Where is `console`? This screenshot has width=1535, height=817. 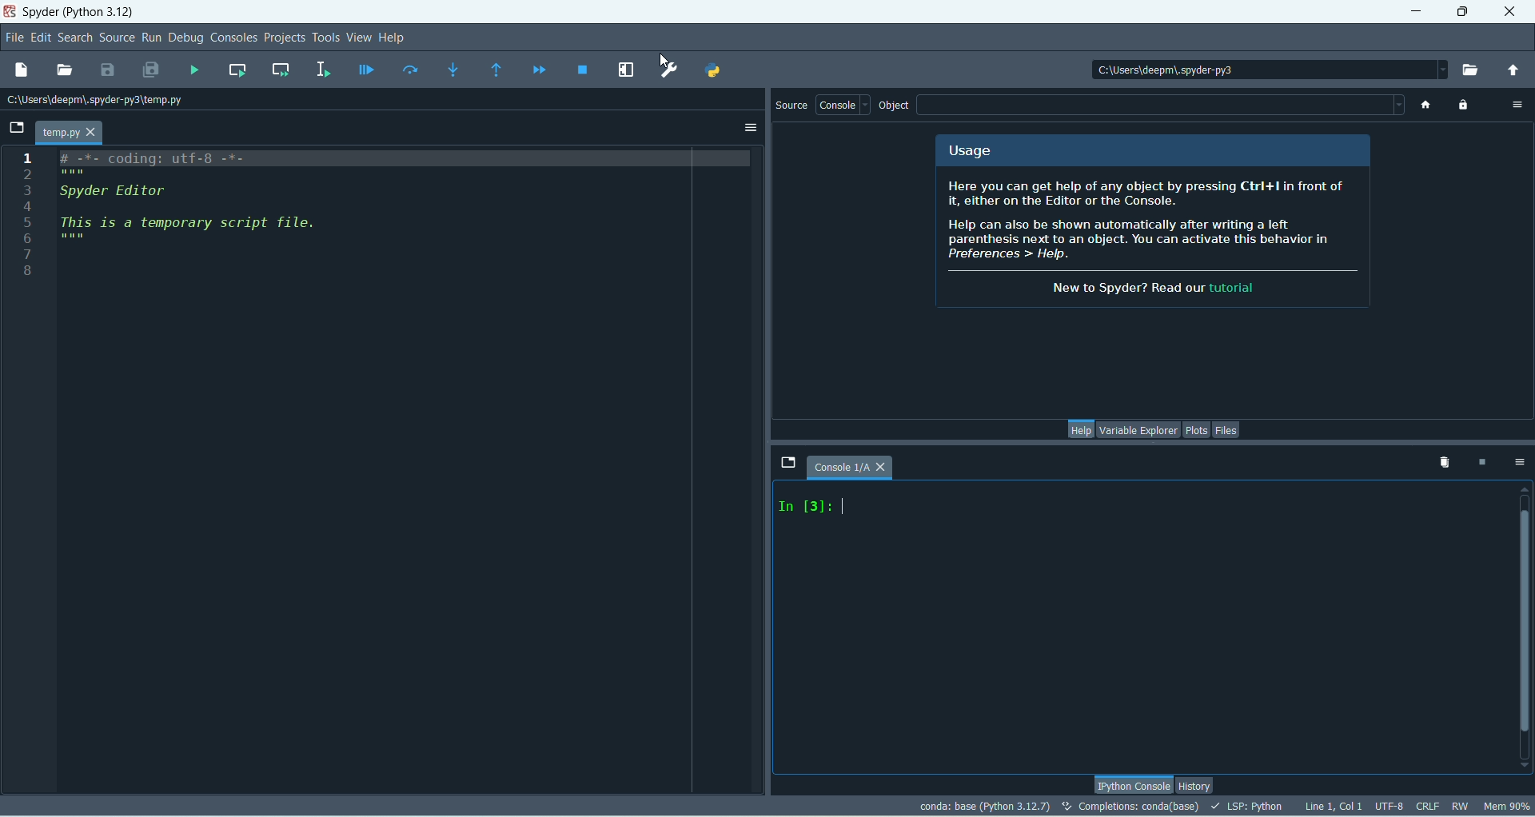
console is located at coordinates (843, 104).